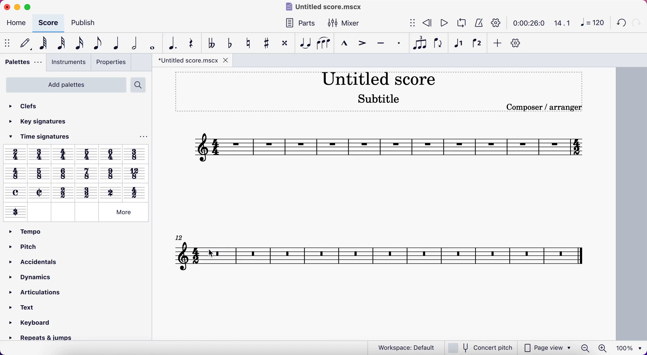 The image size is (647, 355). Describe the element at coordinates (40, 212) in the screenshot. I see `` at that location.